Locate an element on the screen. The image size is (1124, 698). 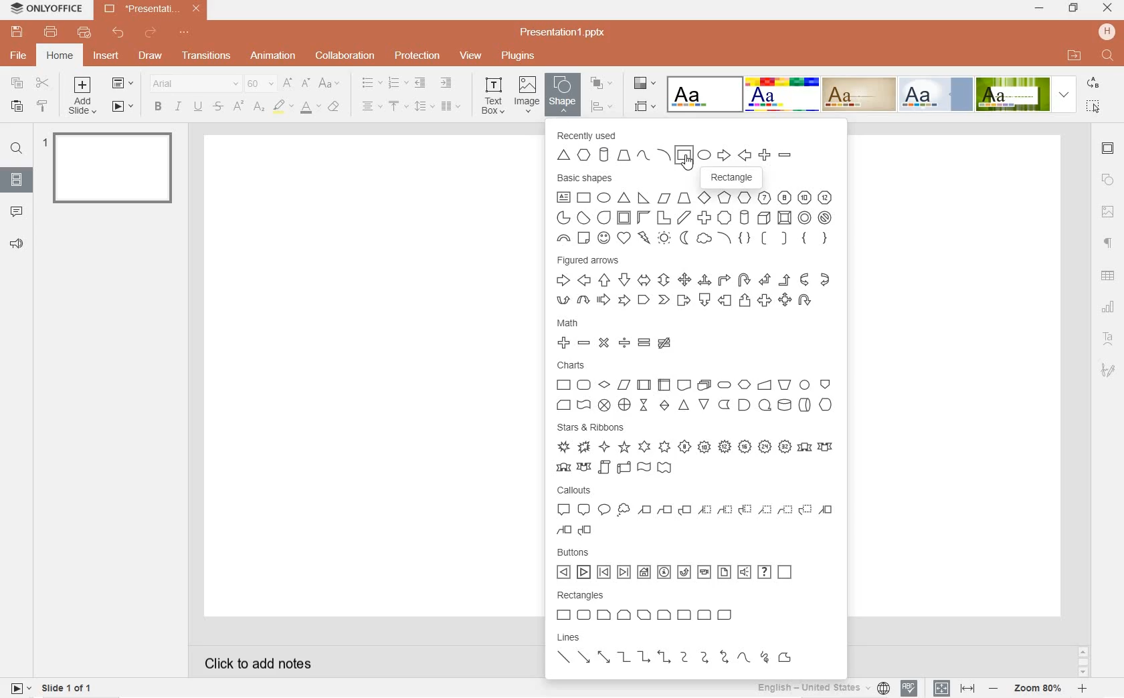
underline is located at coordinates (197, 105).